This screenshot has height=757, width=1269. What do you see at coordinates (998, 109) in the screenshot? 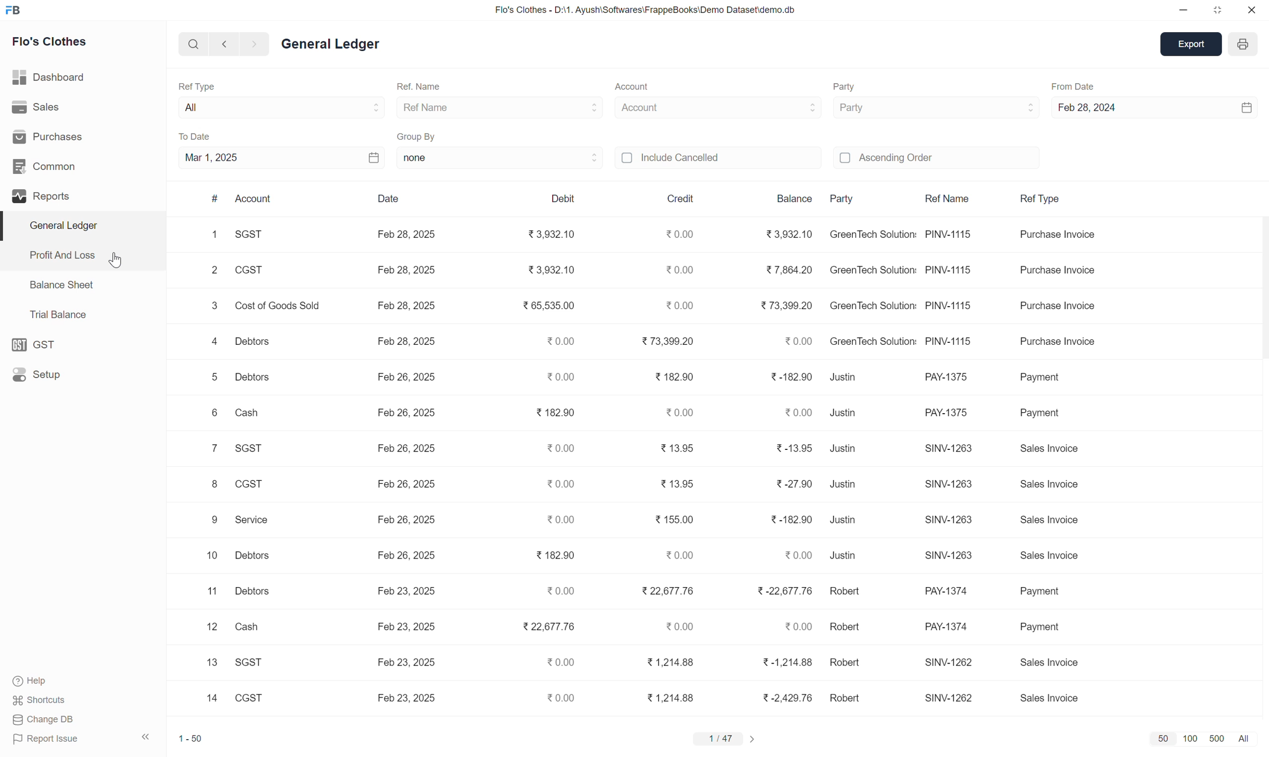
I see `Party dropdown` at bounding box center [998, 109].